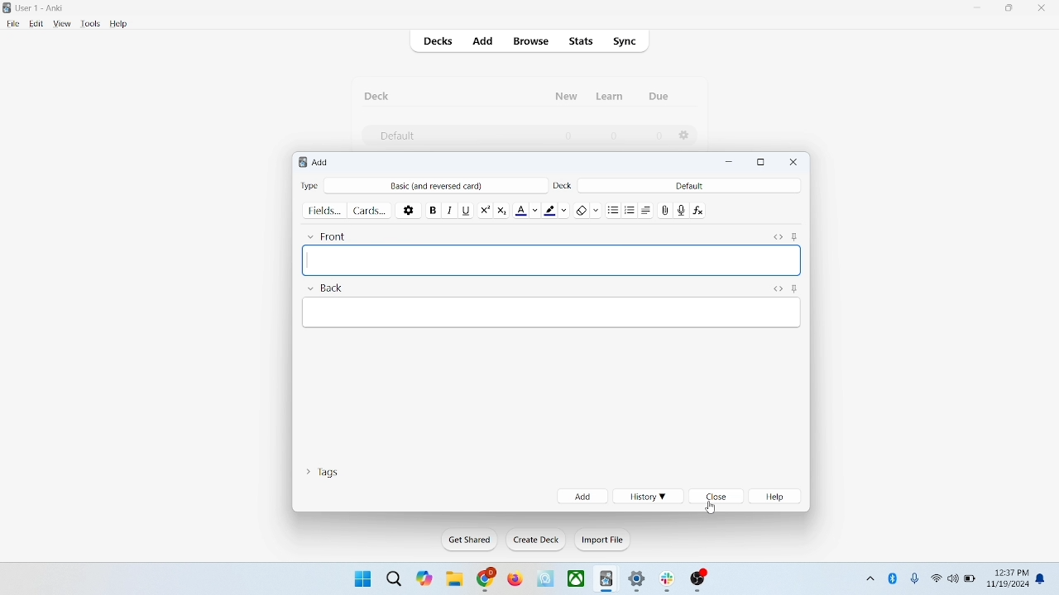  What do you see at coordinates (529, 40) in the screenshot?
I see `browse` at bounding box center [529, 40].